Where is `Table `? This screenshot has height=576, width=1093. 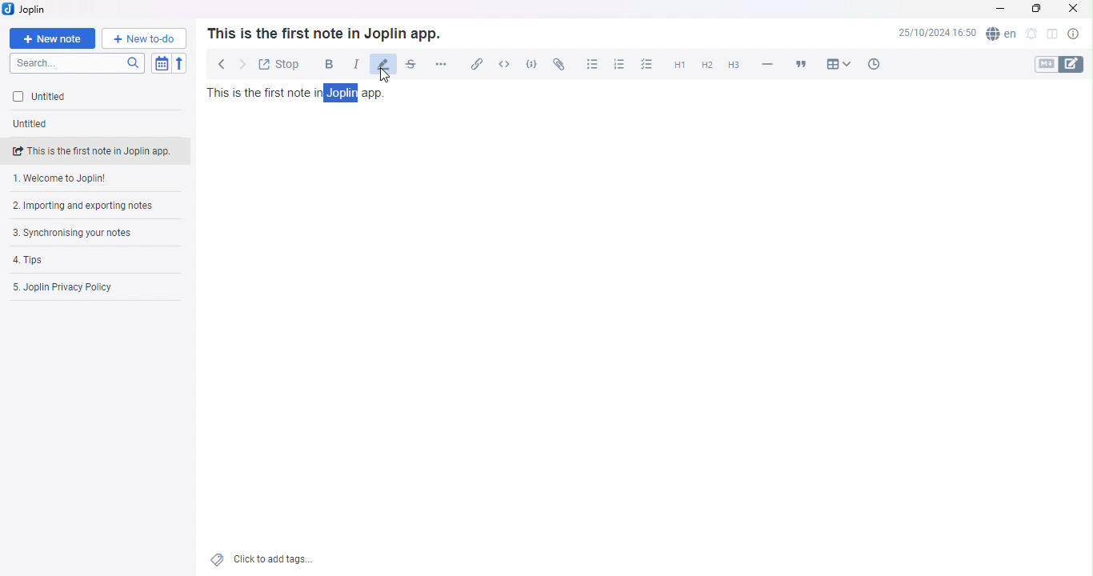 Table  is located at coordinates (839, 62).